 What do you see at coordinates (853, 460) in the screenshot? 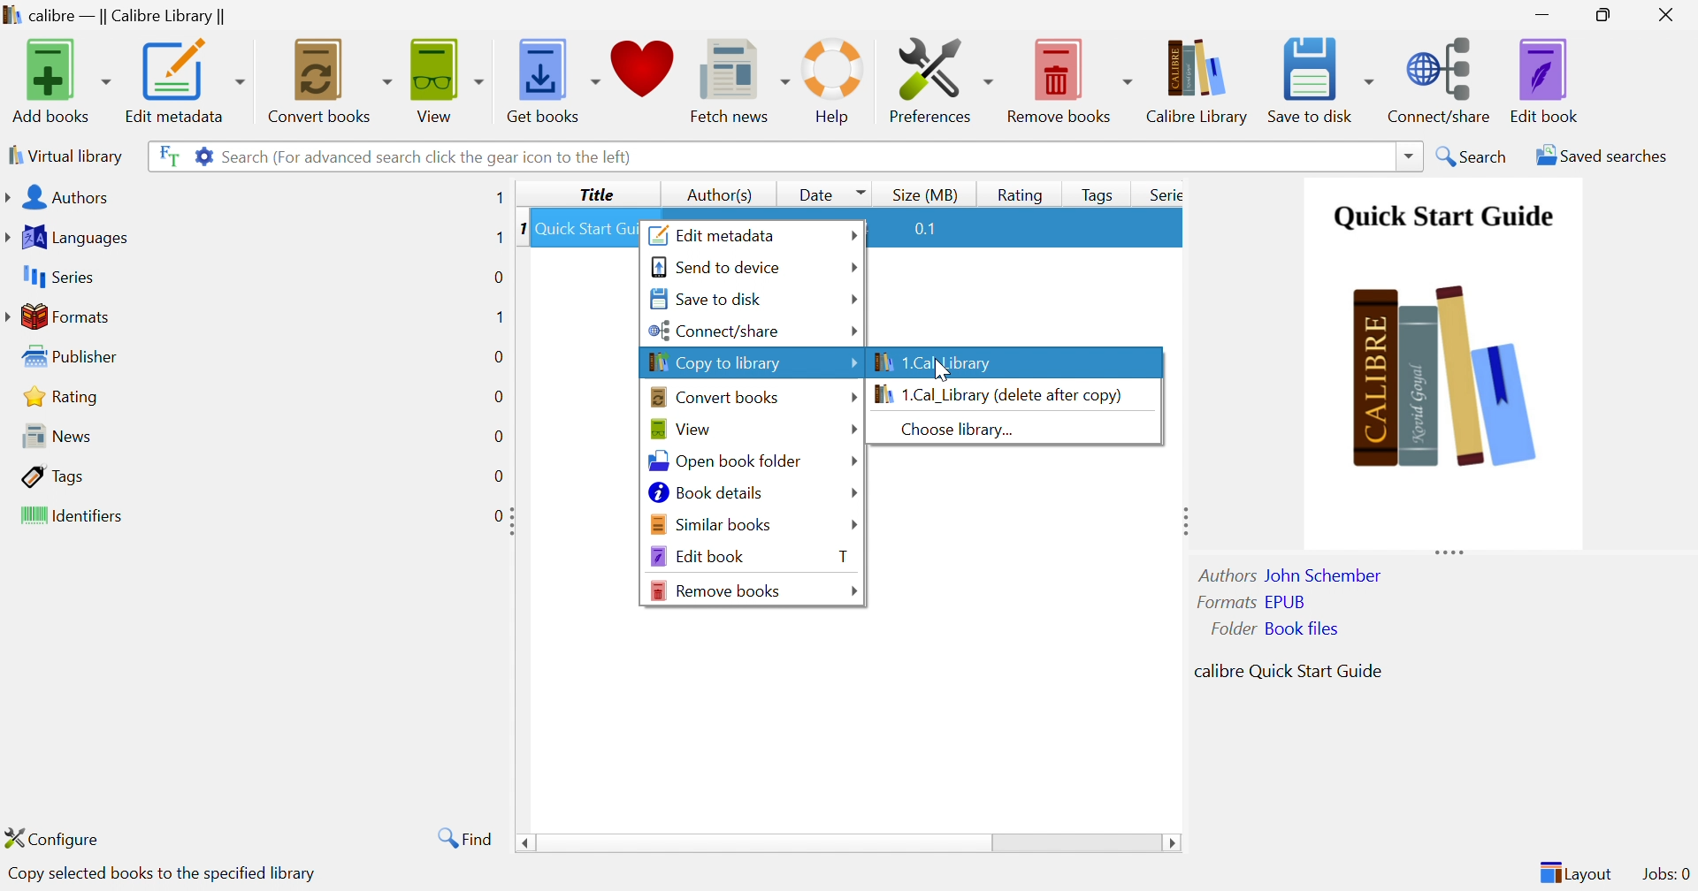
I see `Drop Down` at bounding box center [853, 460].